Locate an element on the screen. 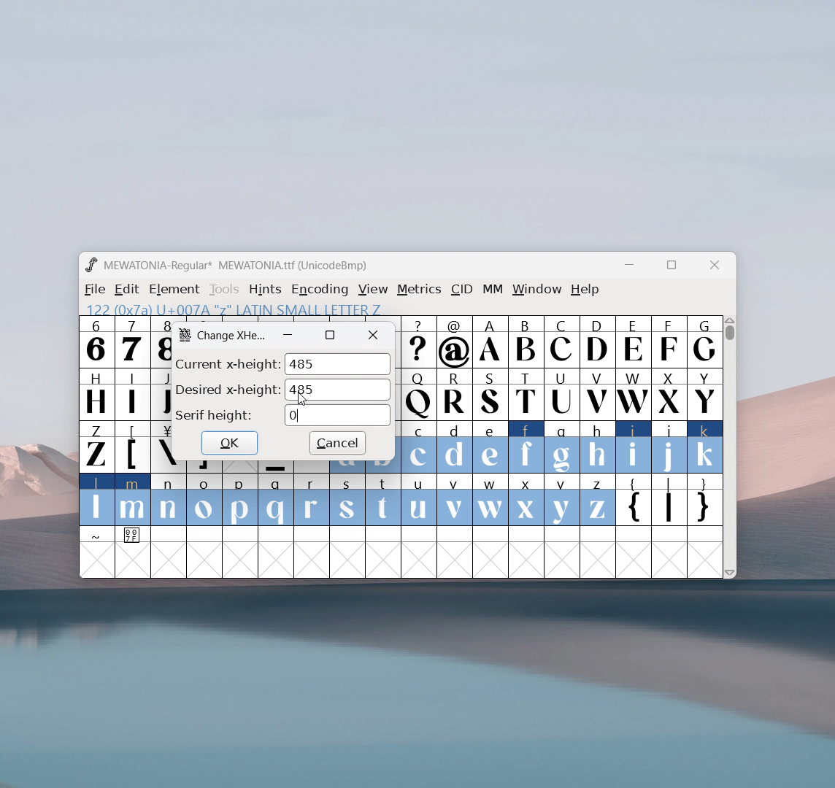 The height and width of the screenshot is (788, 835). 485 is located at coordinates (338, 390).